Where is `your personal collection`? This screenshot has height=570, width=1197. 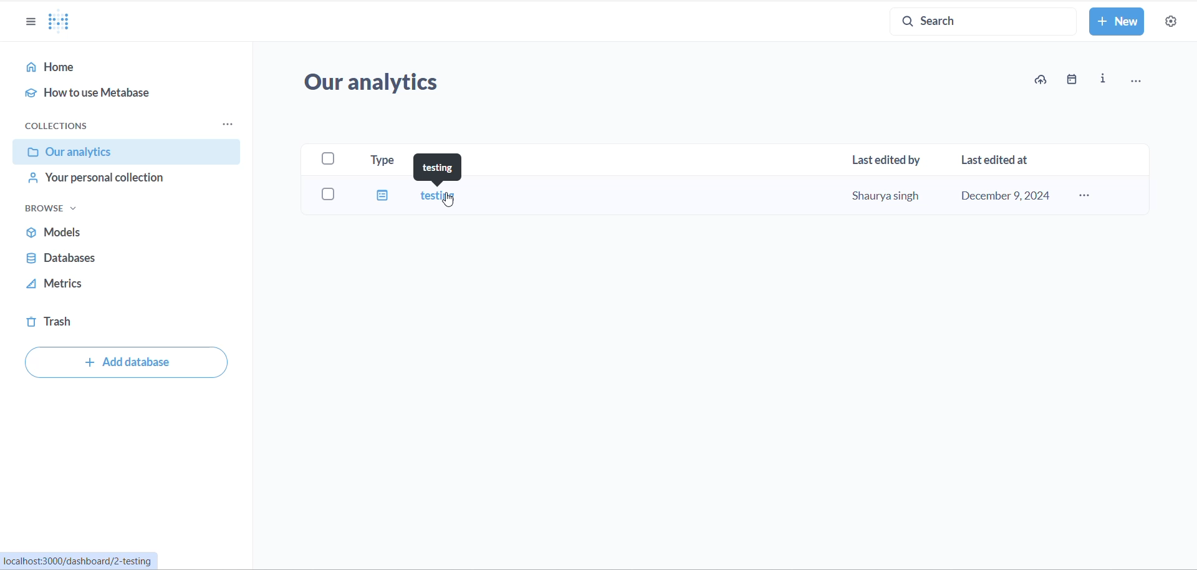 your personal collection is located at coordinates (122, 179).